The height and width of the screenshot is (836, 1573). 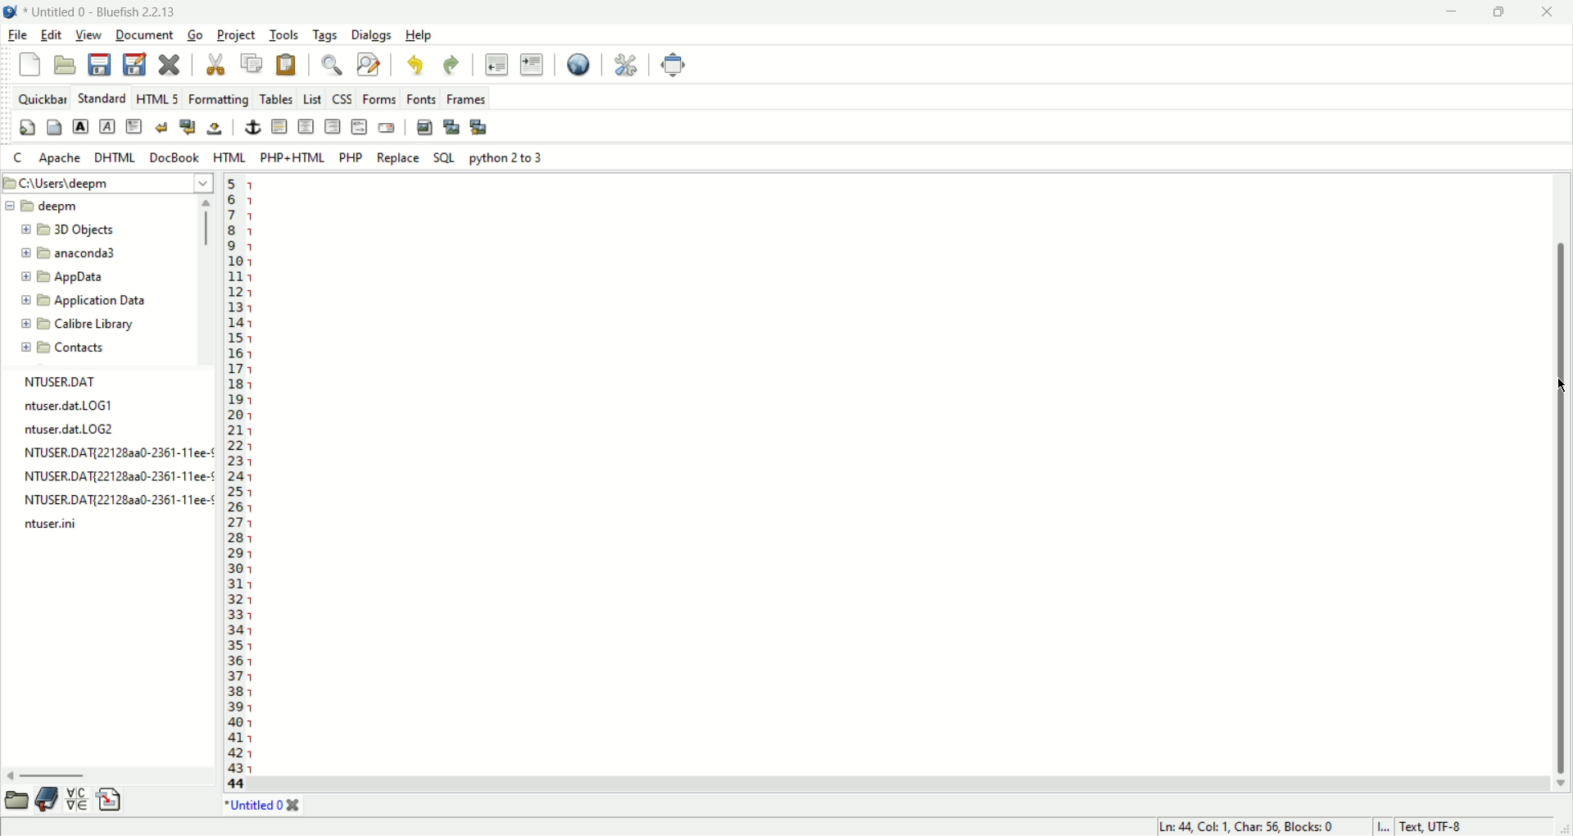 What do you see at coordinates (452, 126) in the screenshot?
I see `insert thumbnail` at bounding box center [452, 126].